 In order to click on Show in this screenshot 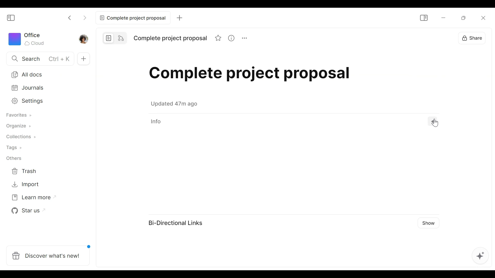, I will do `click(432, 223)`.